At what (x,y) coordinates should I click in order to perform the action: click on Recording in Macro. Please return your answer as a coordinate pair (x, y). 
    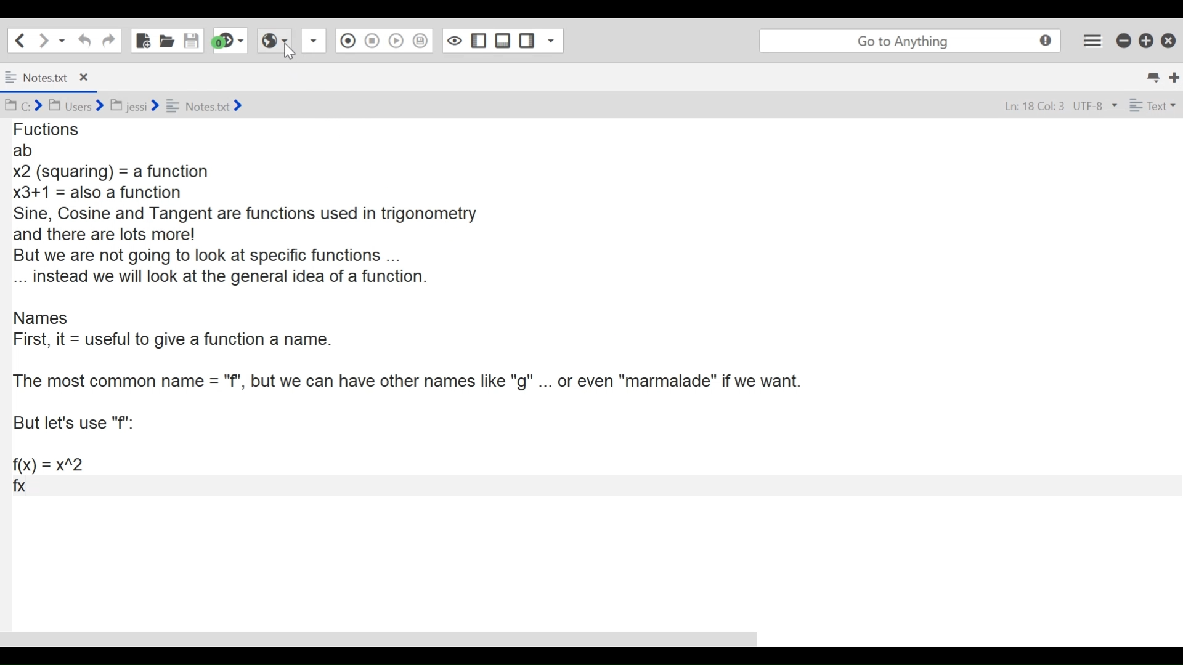
    Looking at the image, I should click on (348, 40).